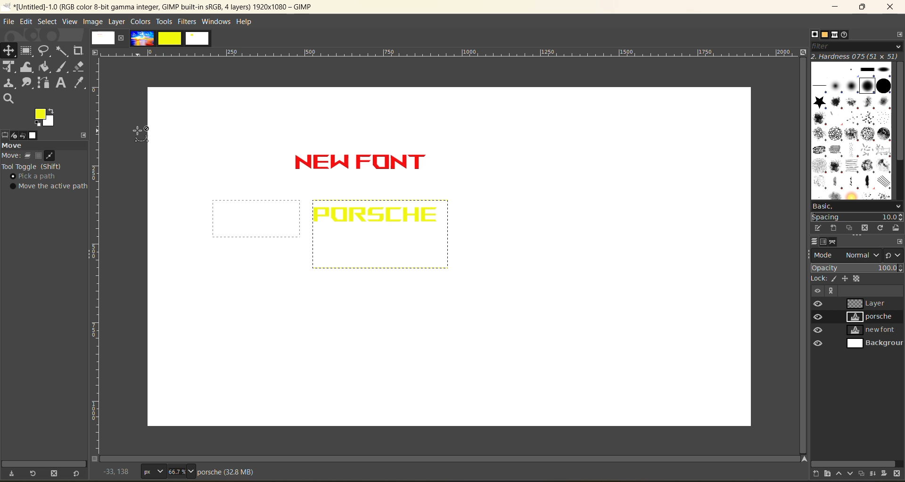 This screenshot has width=905, height=482. Describe the element at coordinates (837, 474) in the screenshot. I see `raise the layer` at that location.